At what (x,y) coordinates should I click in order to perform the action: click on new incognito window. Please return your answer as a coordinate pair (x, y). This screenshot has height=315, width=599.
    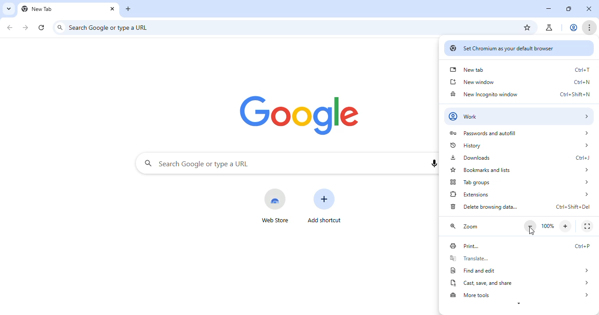
    Looking at the image, I should click on (519, 94).